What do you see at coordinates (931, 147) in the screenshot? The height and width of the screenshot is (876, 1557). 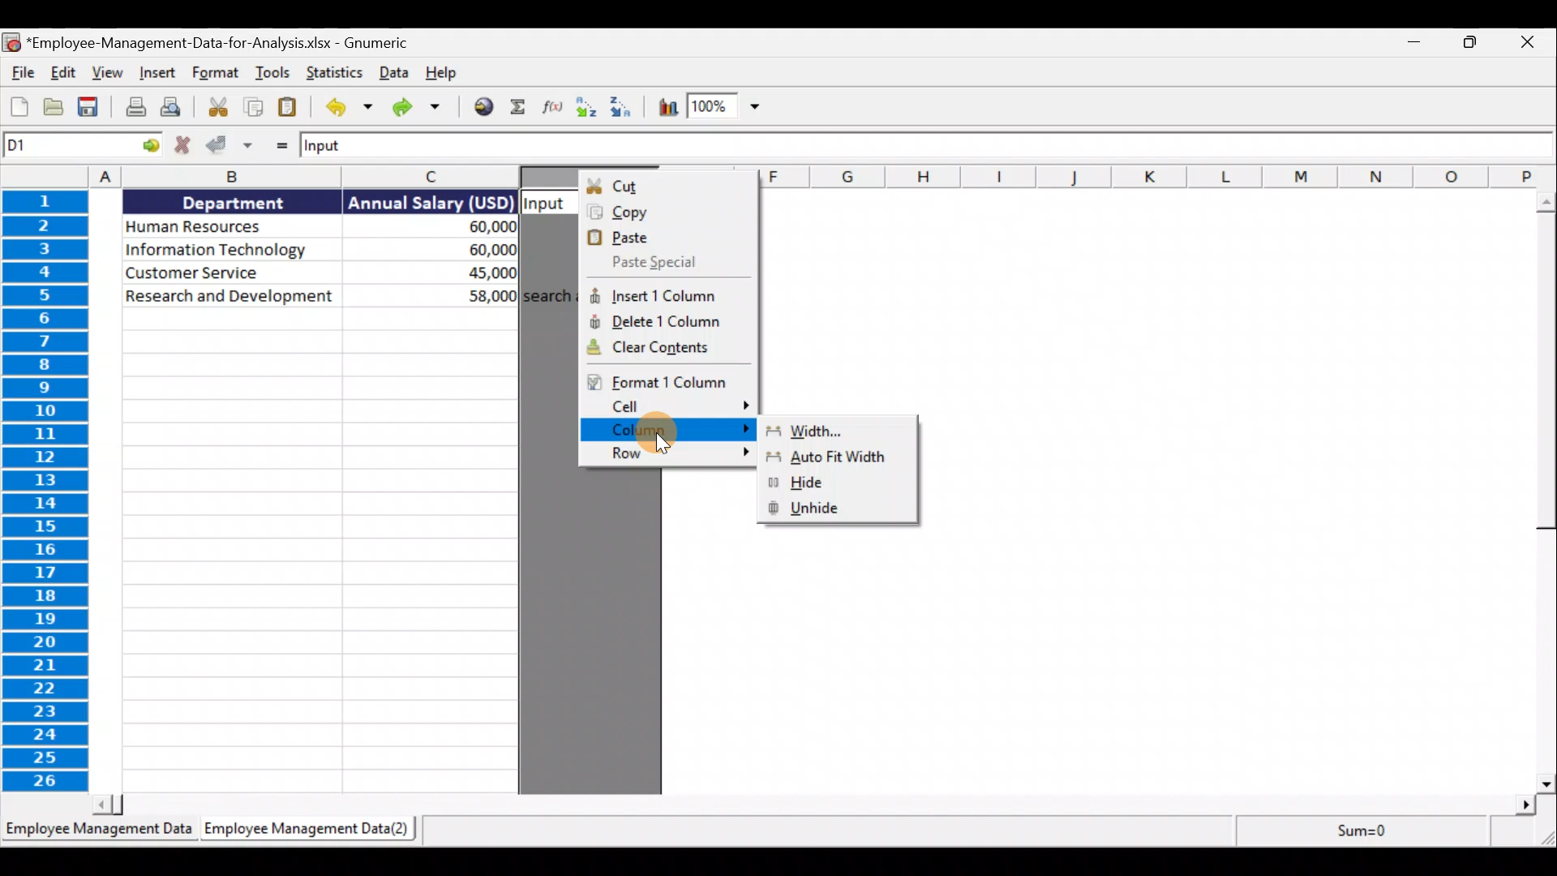 I see `Formula bar` at bounding box center [931, 147].